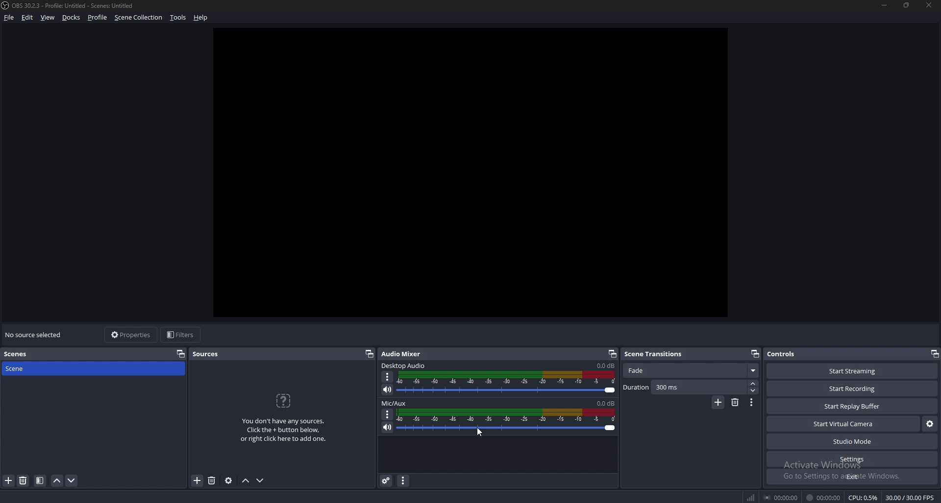 This screenshot has width=941, height=503. Describe the element at coordinates (851, 406) in the screenshot. I see `start replay buffer` at that location.